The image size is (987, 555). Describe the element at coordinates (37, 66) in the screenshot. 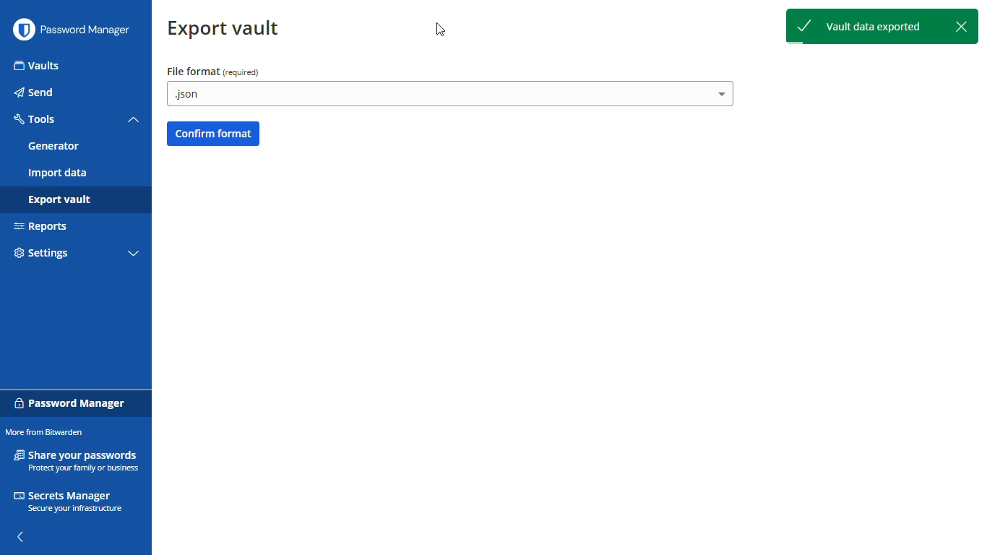

I see `vaults` at that location.